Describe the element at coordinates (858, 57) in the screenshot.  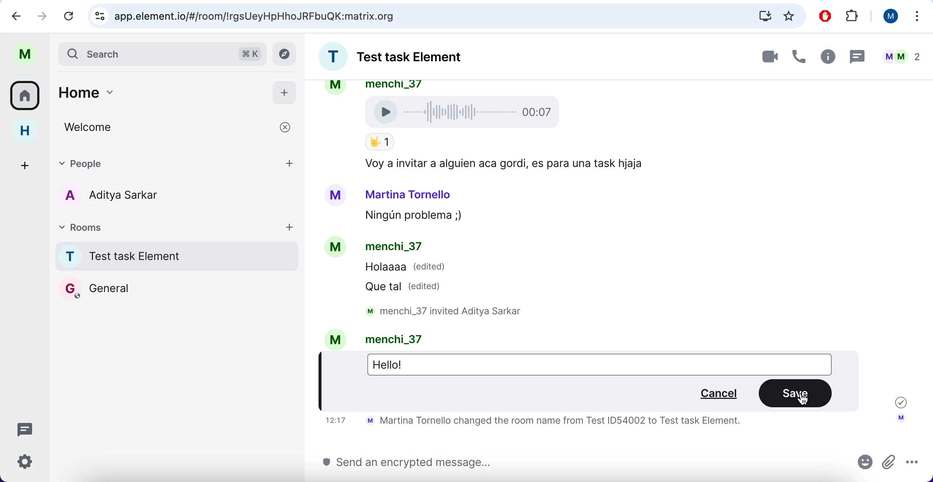
I see `message` at that location.